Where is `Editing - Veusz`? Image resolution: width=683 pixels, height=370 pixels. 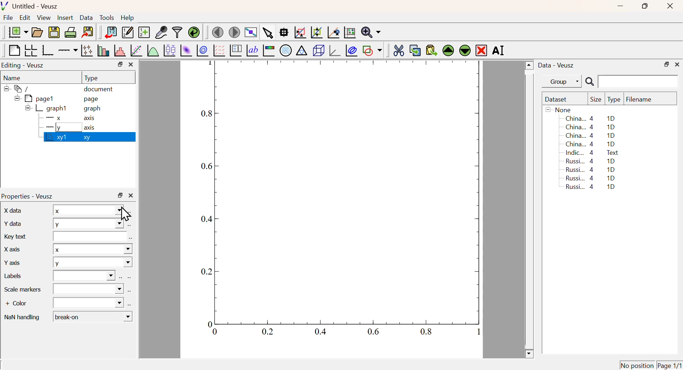
Editing - Veusz is located at coordinates (24, 66).